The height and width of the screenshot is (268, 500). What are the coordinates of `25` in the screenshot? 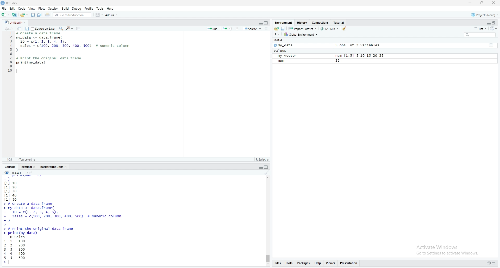 It's located at (339, 61).